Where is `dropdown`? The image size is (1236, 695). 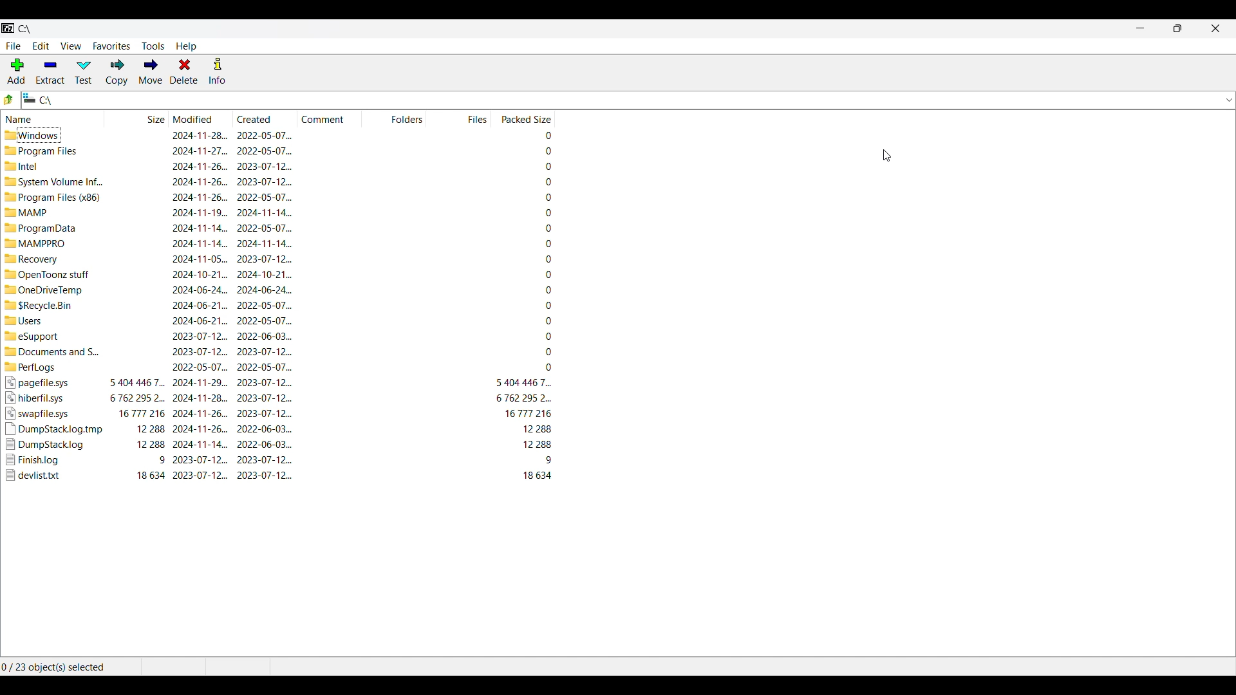 dropdown is located at coordinates (1228, 100).